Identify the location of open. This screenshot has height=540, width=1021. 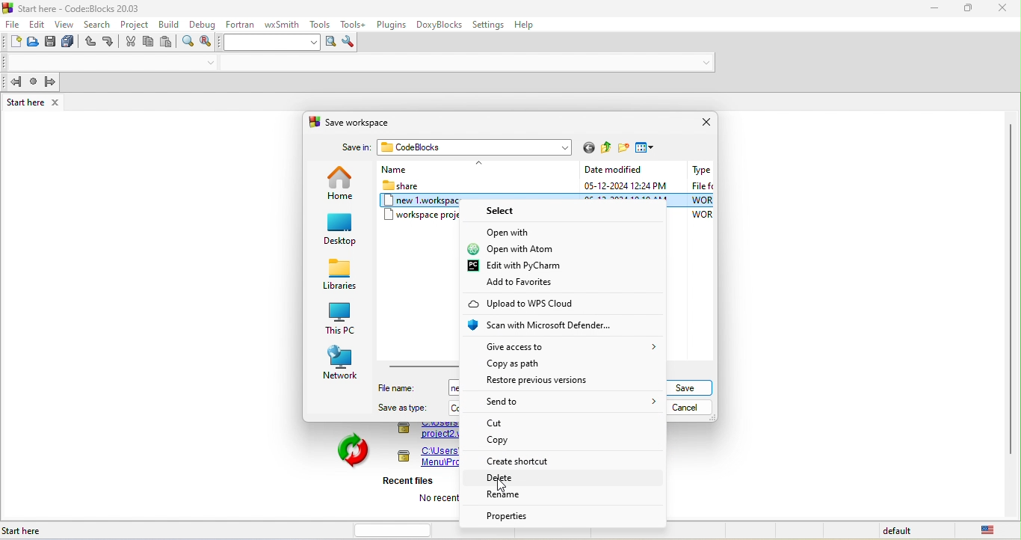
(34, 44).